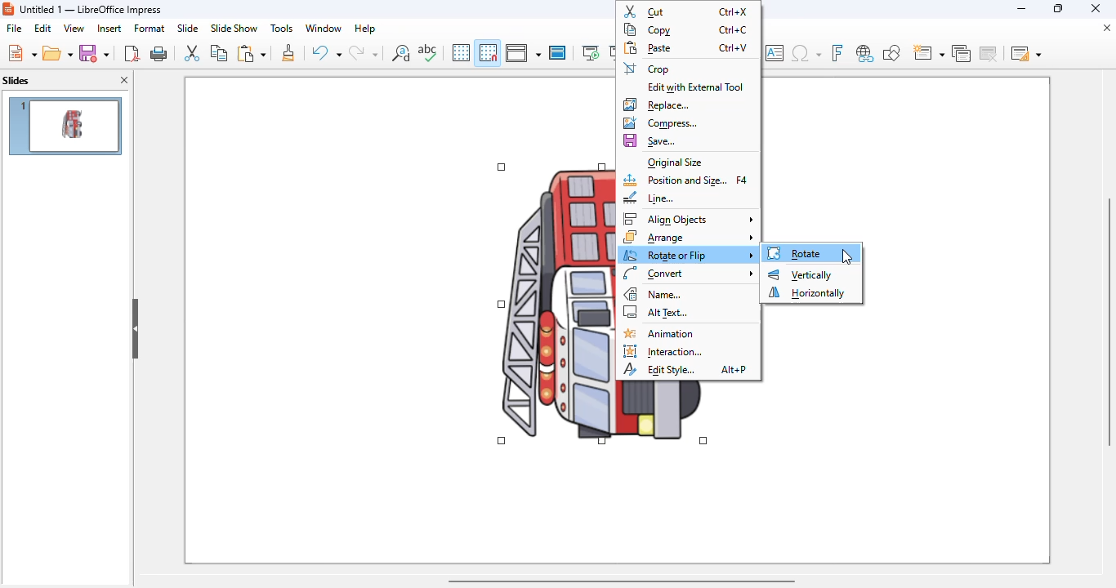 Image resolution: width=1116 pixels, height=588 pixels. Describe the element at coordinates (363, 52) in the screenshot. I see `redo` at that location.